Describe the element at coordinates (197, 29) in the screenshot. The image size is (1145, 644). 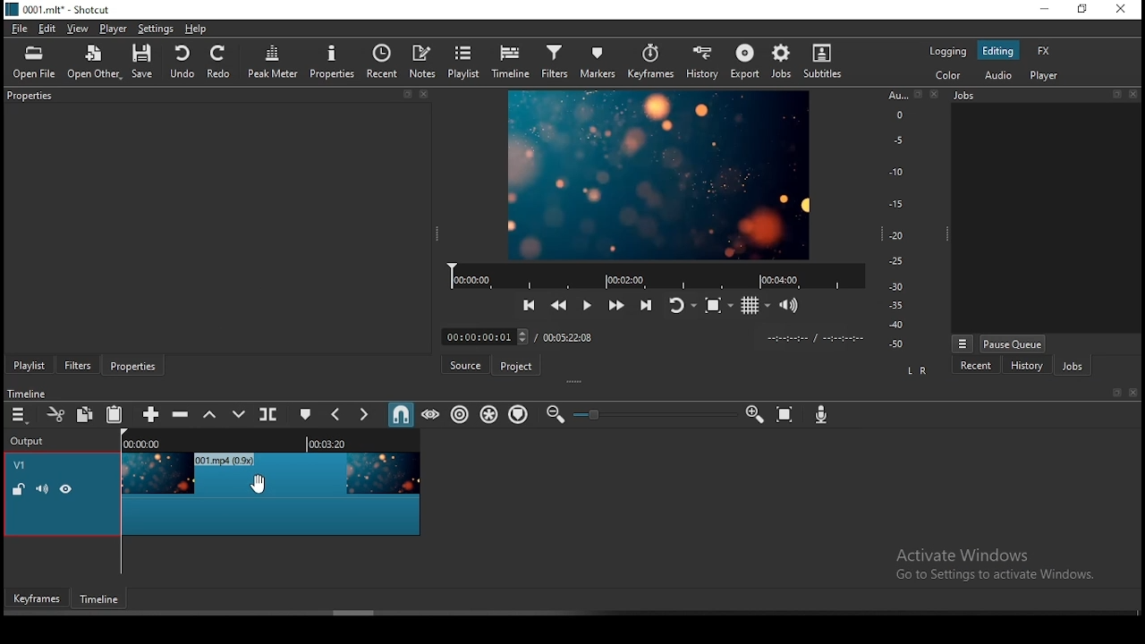
I see `help` at that location.